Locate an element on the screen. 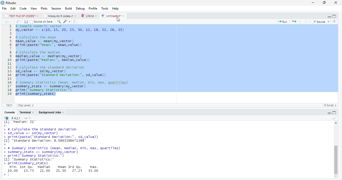  next section is located at coordinates (306, 22).